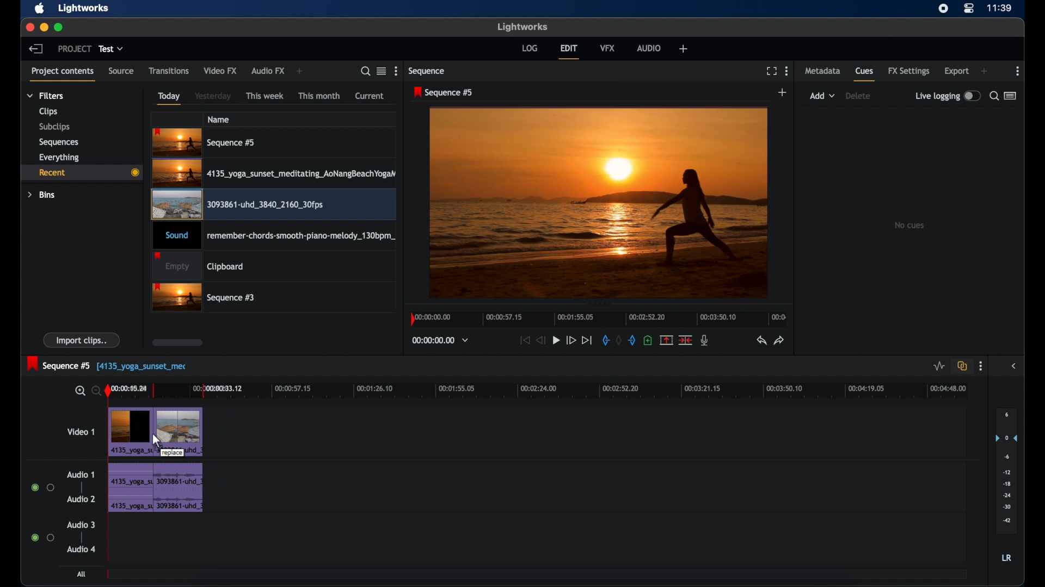 The image size is (1045, 587). I want to click on project contents, so click(63, 74).